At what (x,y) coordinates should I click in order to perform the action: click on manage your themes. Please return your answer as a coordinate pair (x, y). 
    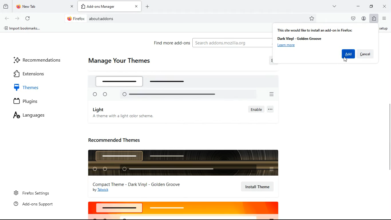
    Looking at the image, I should click on (119, 62).